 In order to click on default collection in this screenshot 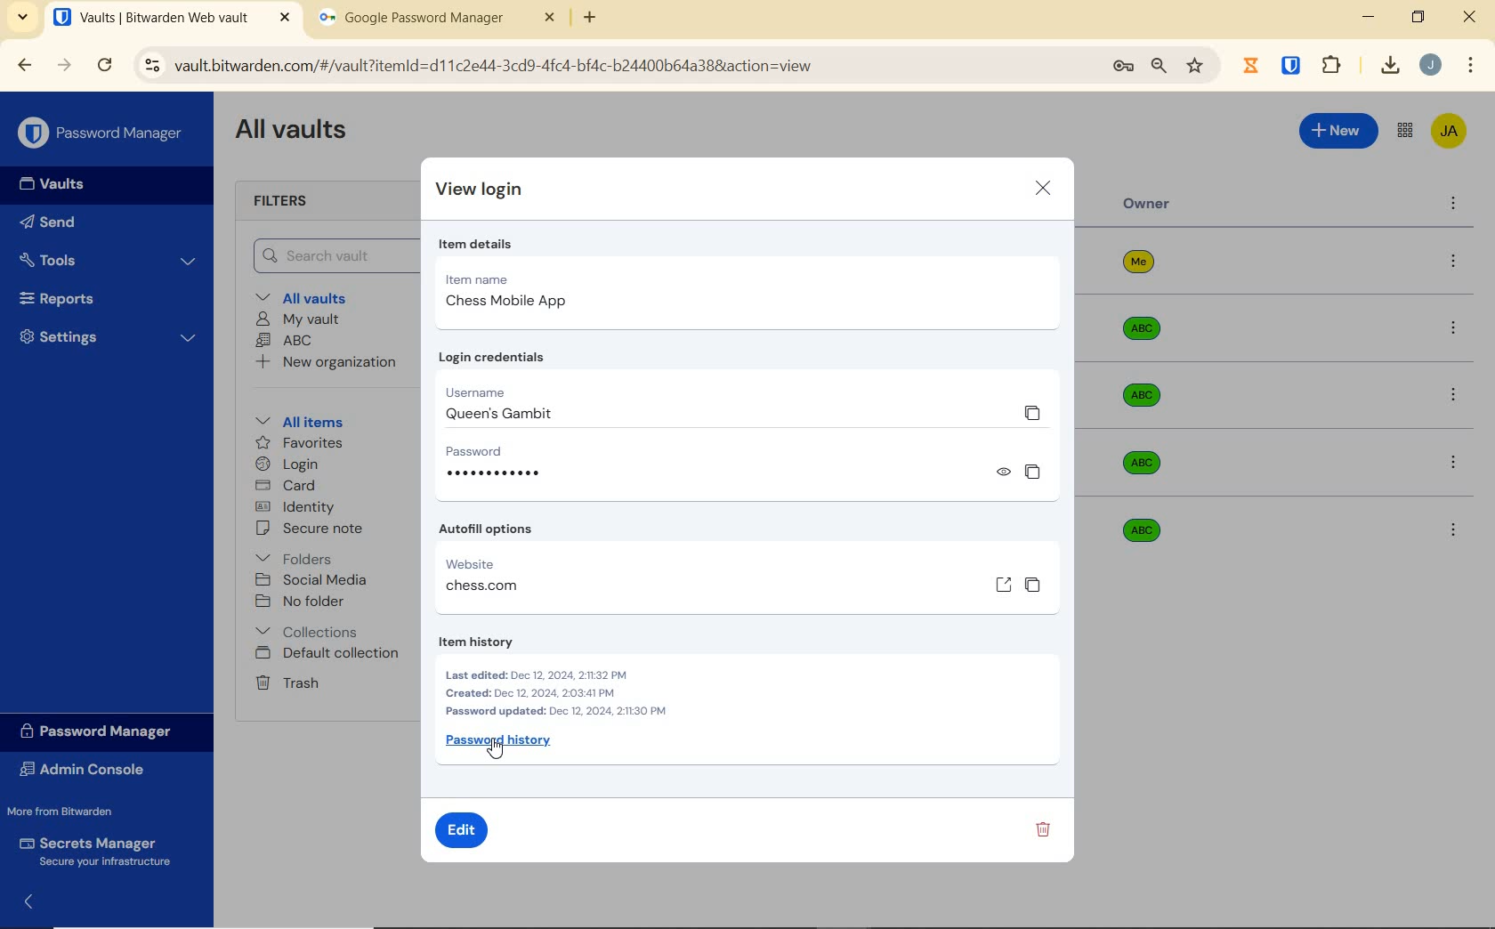, I will do `click(331, 654)`.